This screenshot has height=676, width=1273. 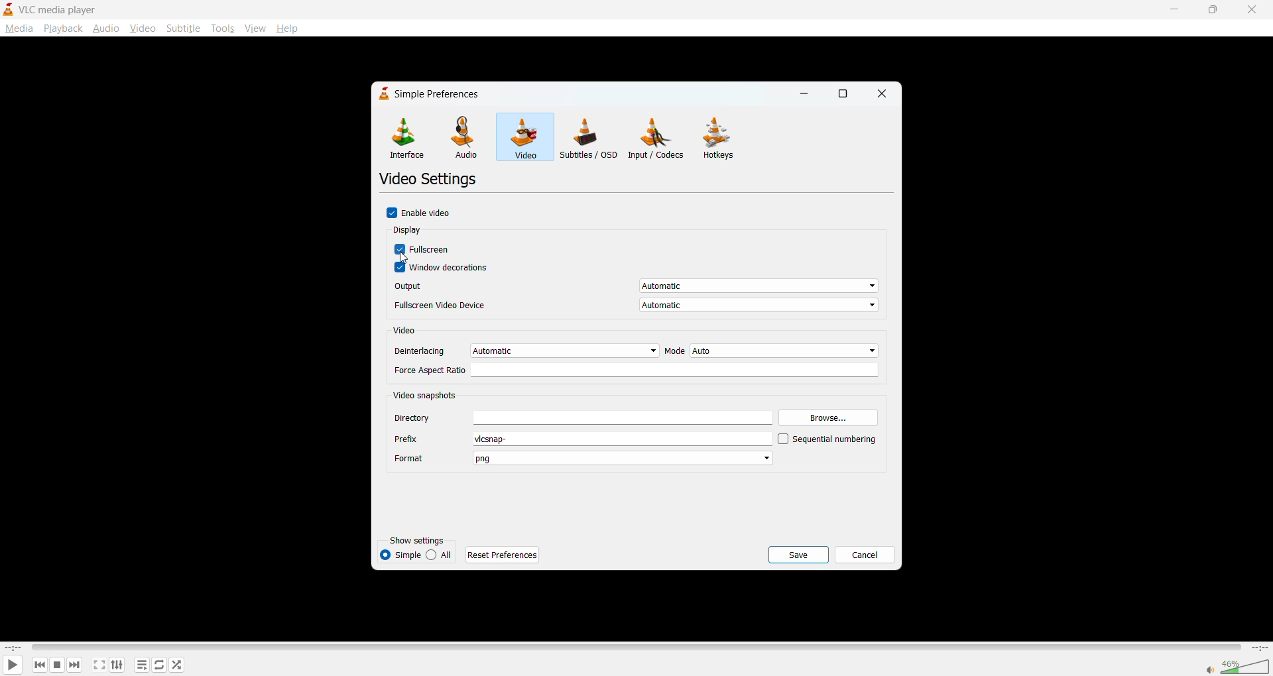 What do you see at coordinates (222, 30) in the screenshot?
I see `tools` at bounding box center [222, 30].